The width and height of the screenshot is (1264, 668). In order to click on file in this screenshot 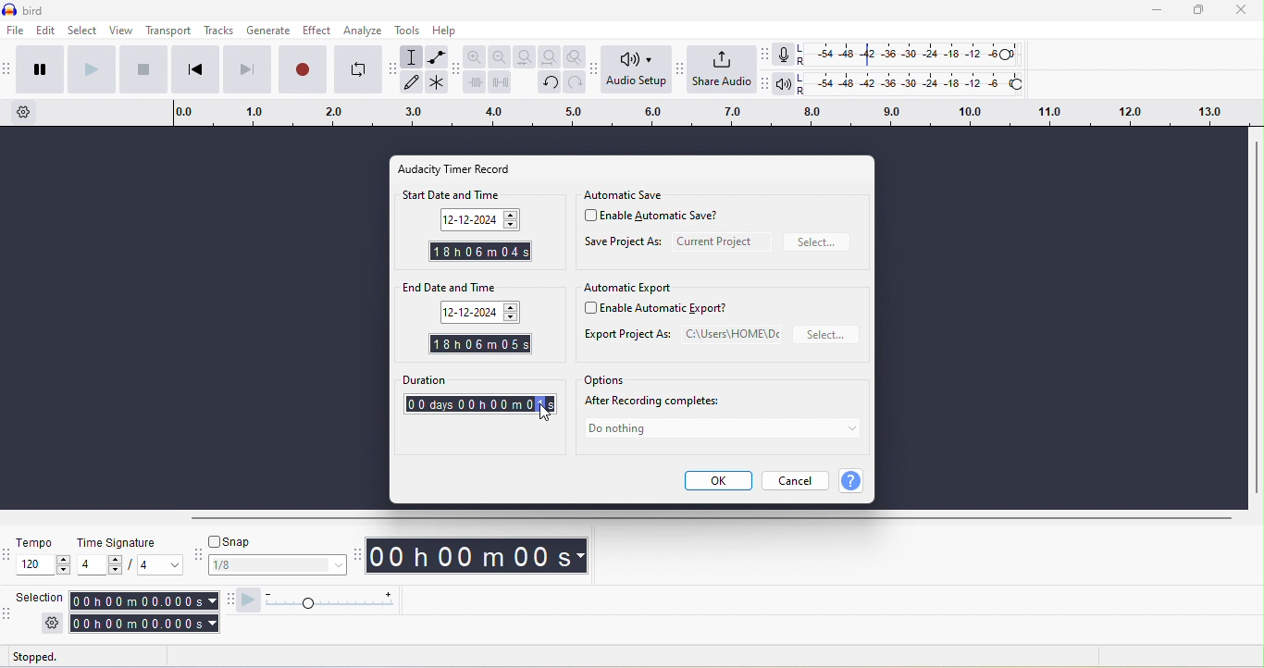, I will do `click(14, 31)`.